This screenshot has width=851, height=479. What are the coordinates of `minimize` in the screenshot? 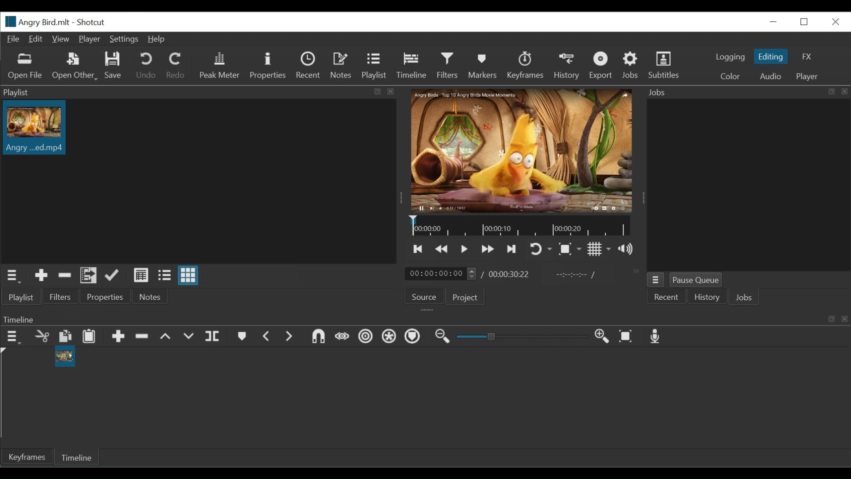 It's located at (773, 23).